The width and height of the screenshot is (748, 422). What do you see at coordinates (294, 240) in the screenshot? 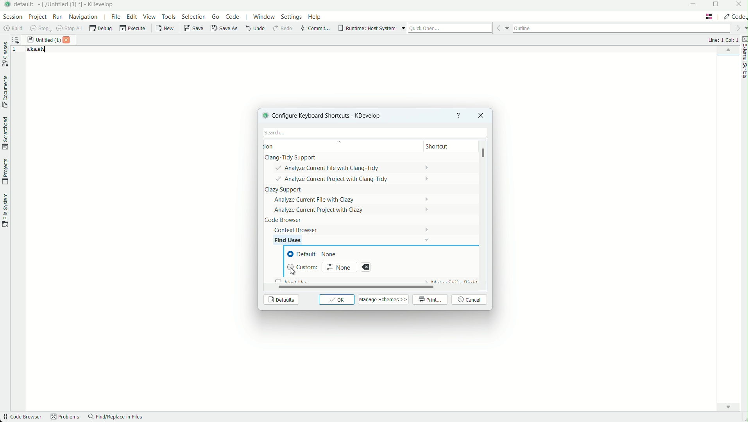
I see `Find uses` at bounding box center [294, 240].